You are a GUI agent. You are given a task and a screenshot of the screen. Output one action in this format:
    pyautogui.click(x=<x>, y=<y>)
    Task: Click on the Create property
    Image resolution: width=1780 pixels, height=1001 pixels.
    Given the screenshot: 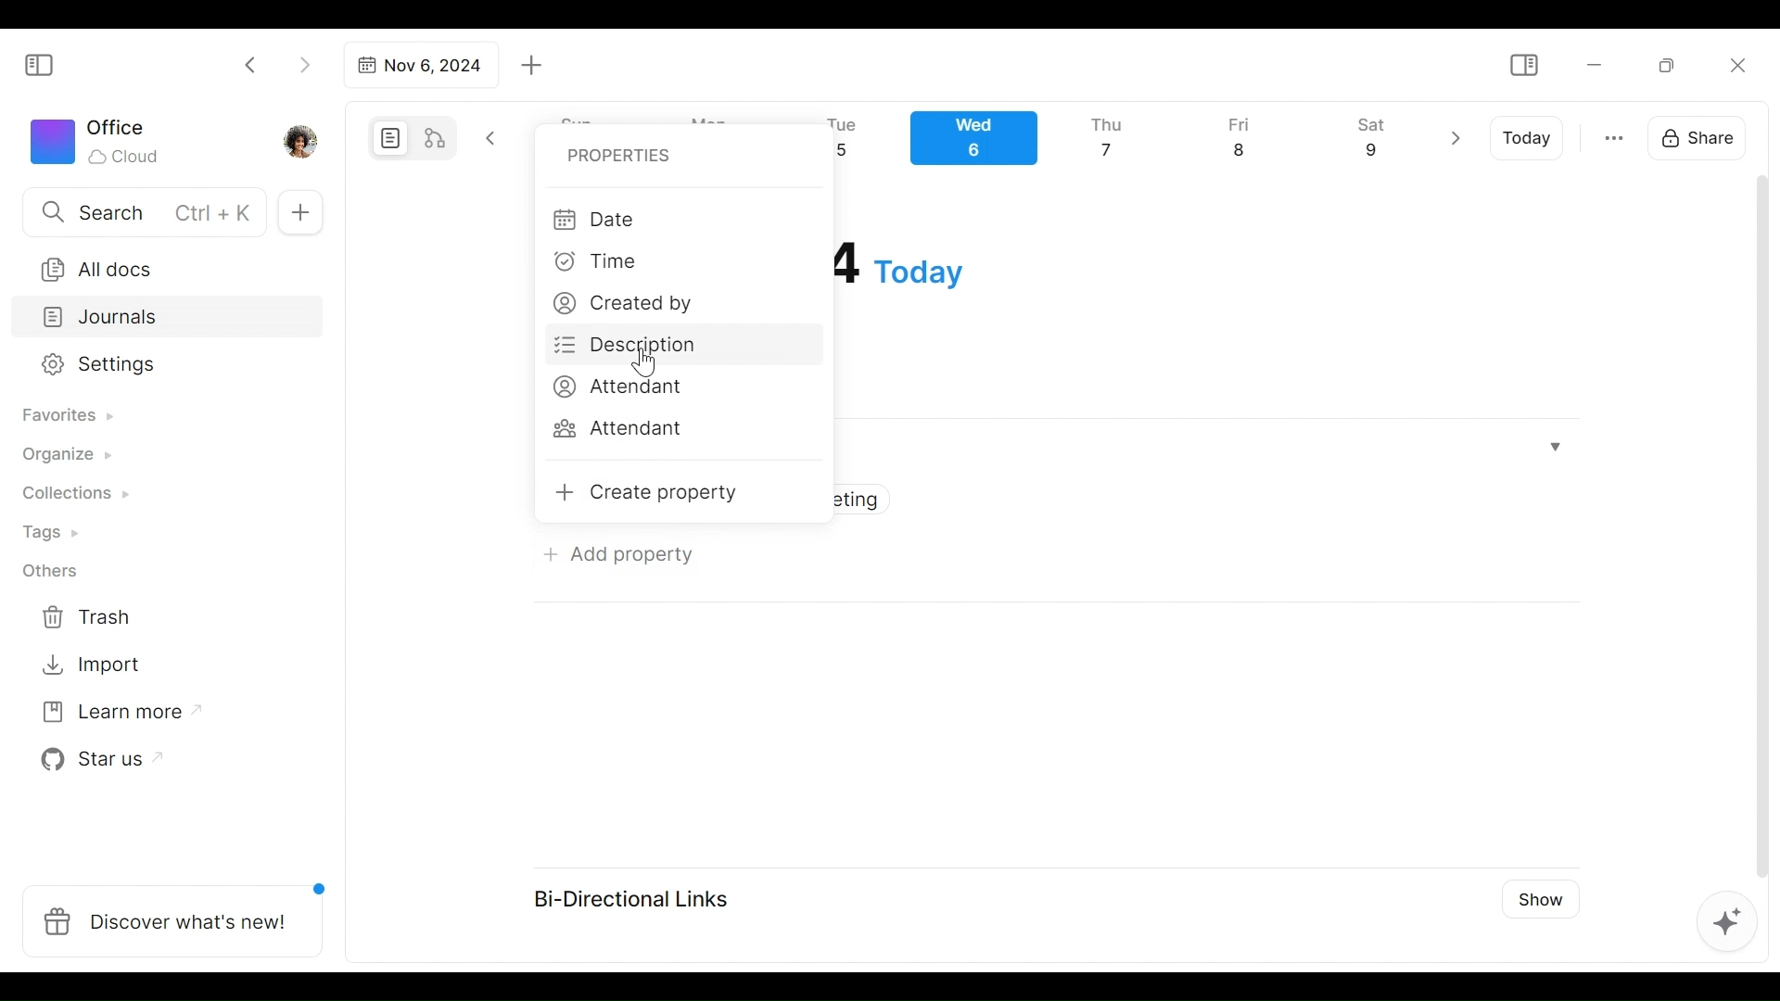 What is the action you would take?
    pyautogui.click(x=643, y=492)
    